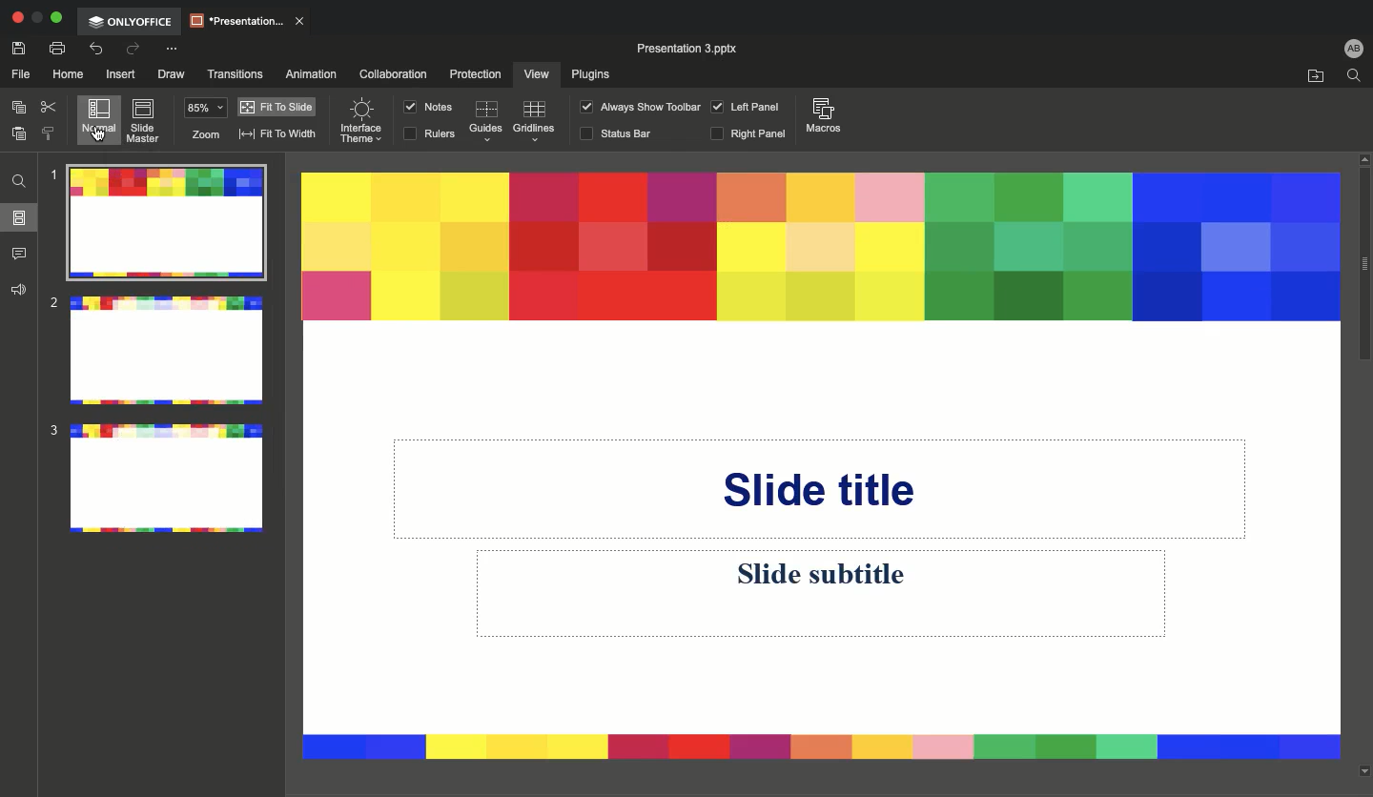 The height and width of the screenshot is (797, 1373). Describe the element at coordinates (277, 133) in the screenshot. I see `Fit to width` at that location.